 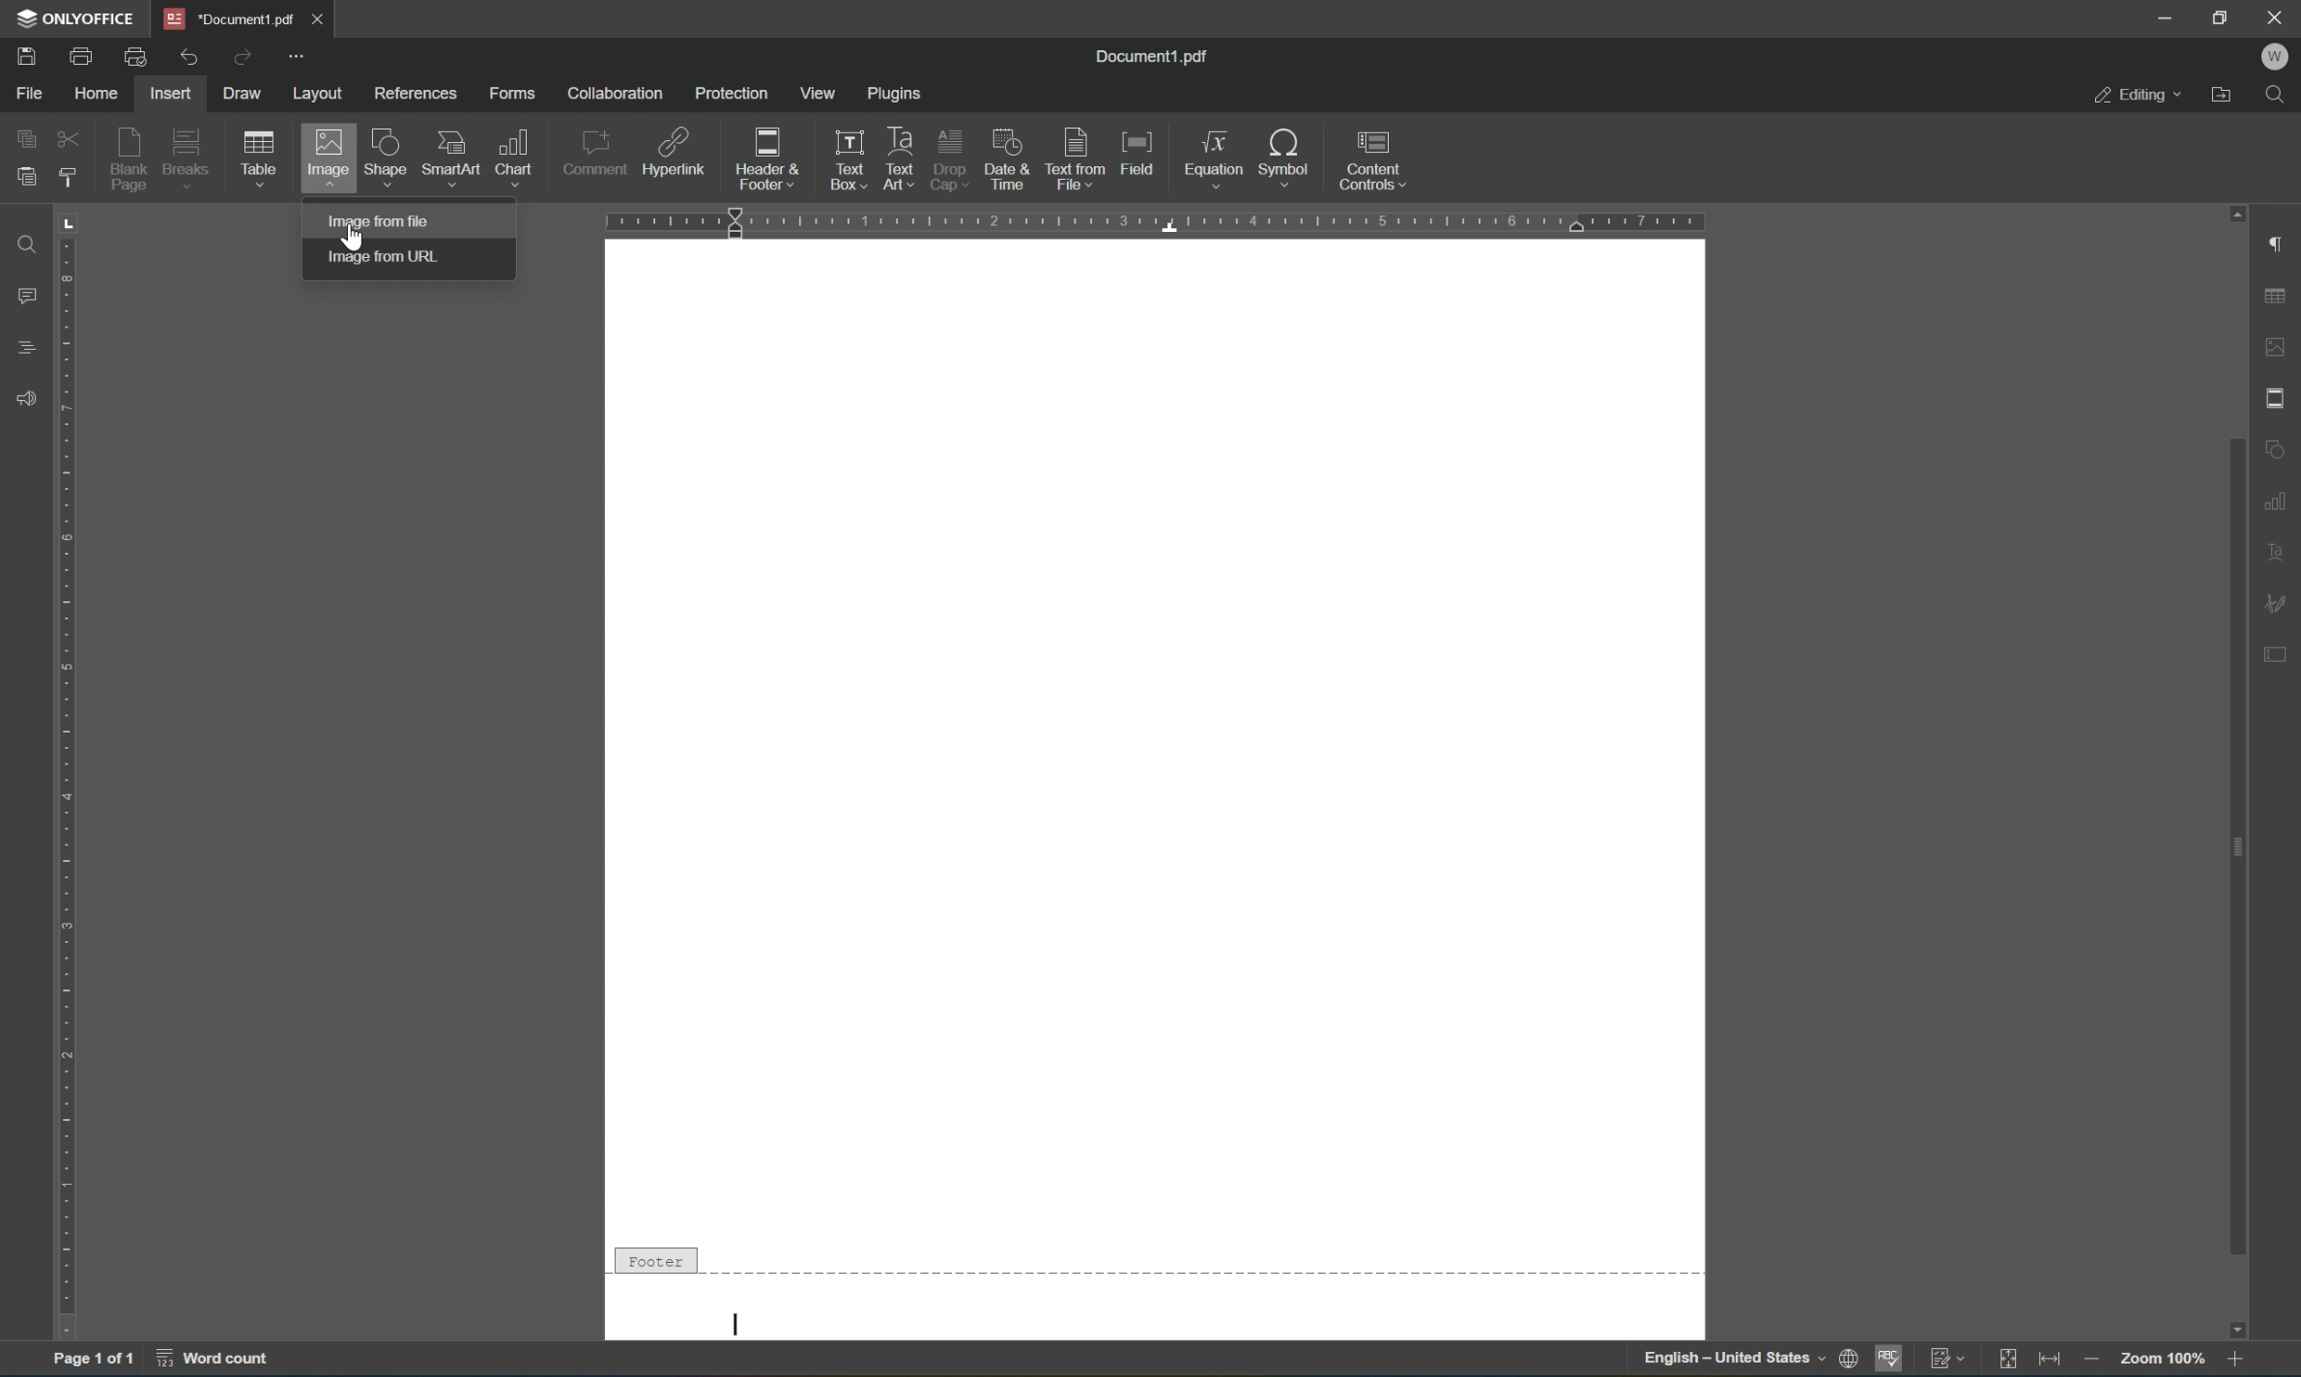 I want to click on print, so click(x=76, y=57).